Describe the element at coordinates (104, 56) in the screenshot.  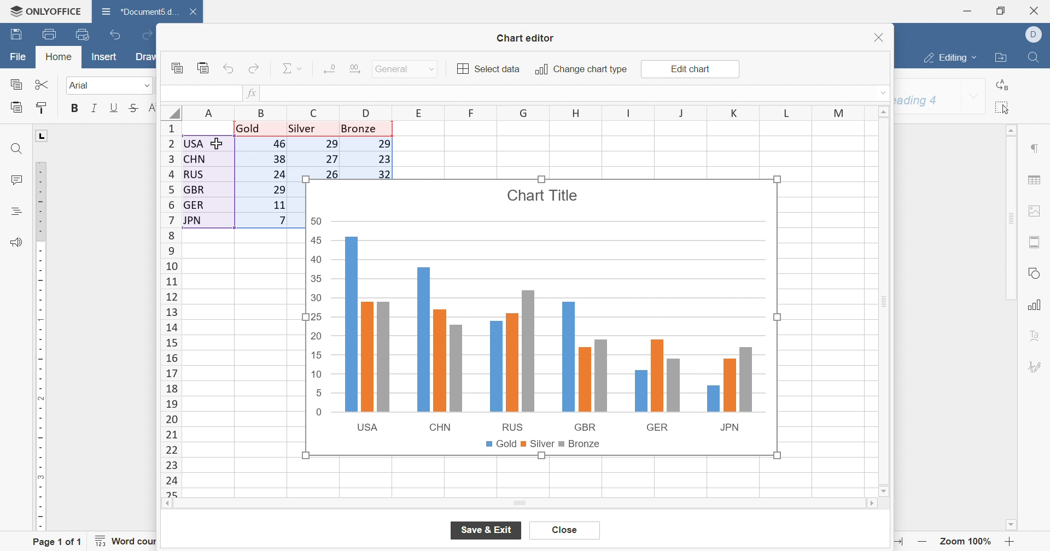
I see `insert` at that location.